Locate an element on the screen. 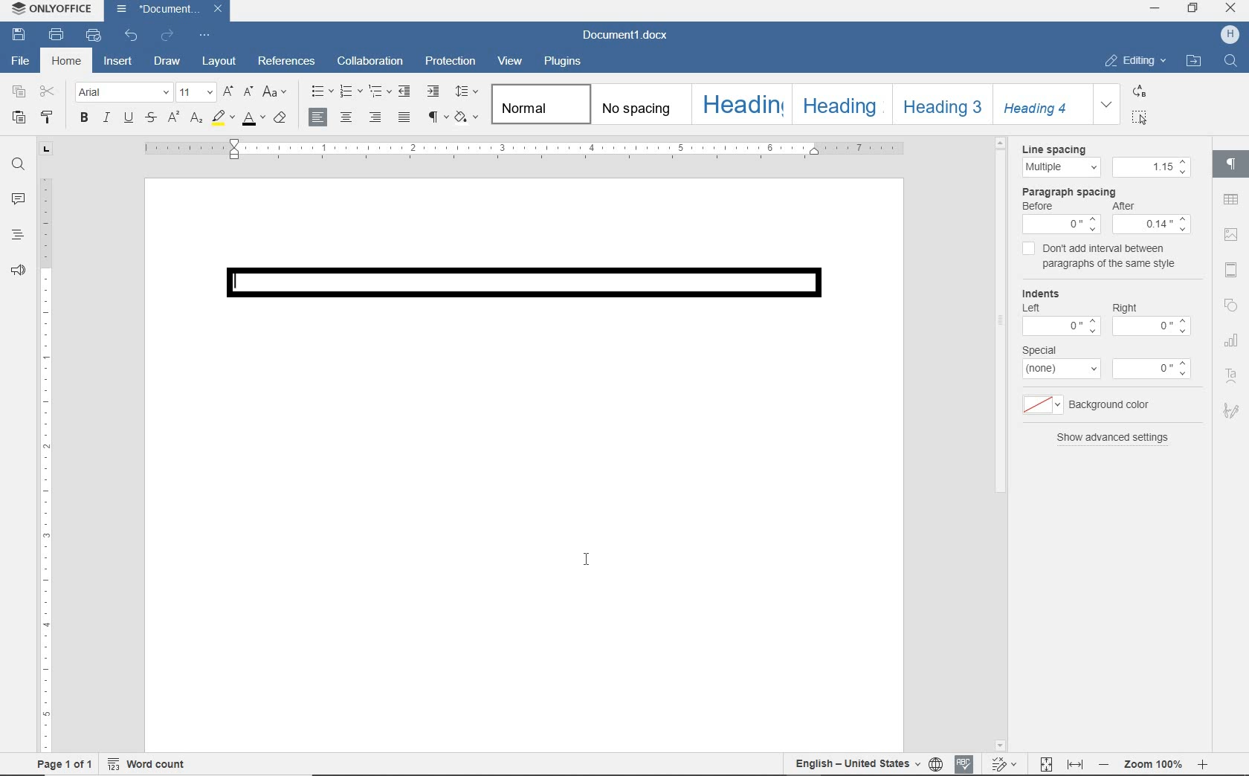  Spell Check is located at coordinates (966, 763).